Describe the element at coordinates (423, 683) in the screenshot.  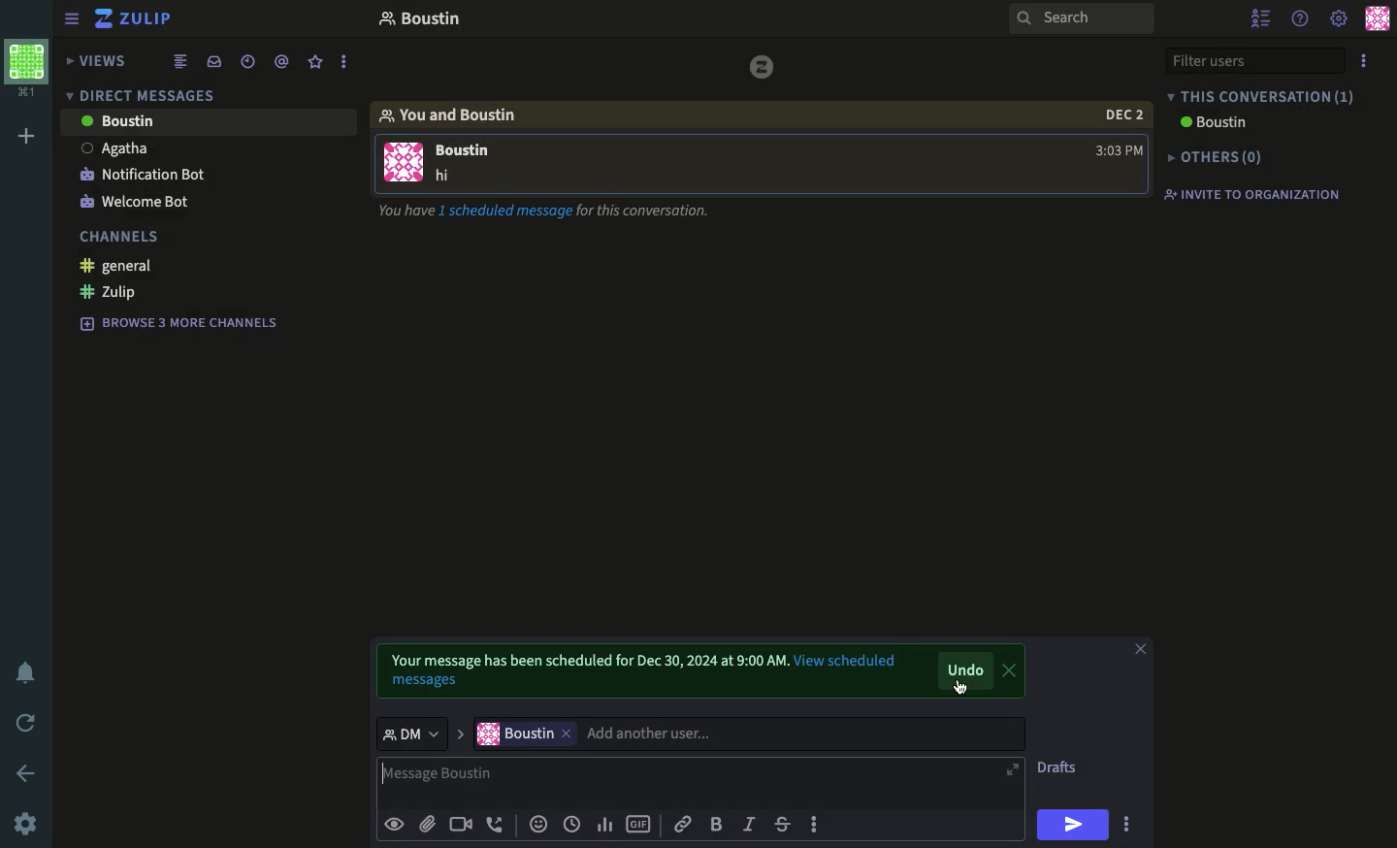
I see `view scheduled messages` at that location.